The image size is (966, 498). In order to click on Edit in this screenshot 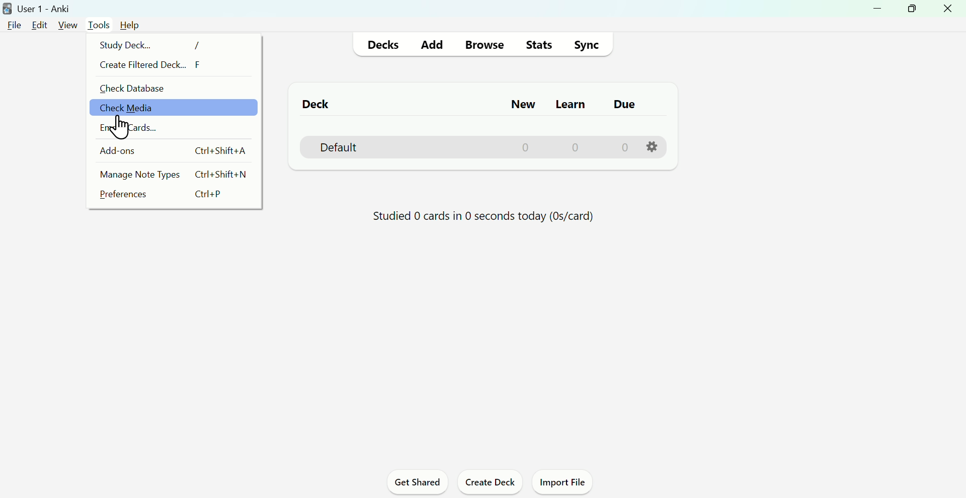, I will do `click(39, 26)`.